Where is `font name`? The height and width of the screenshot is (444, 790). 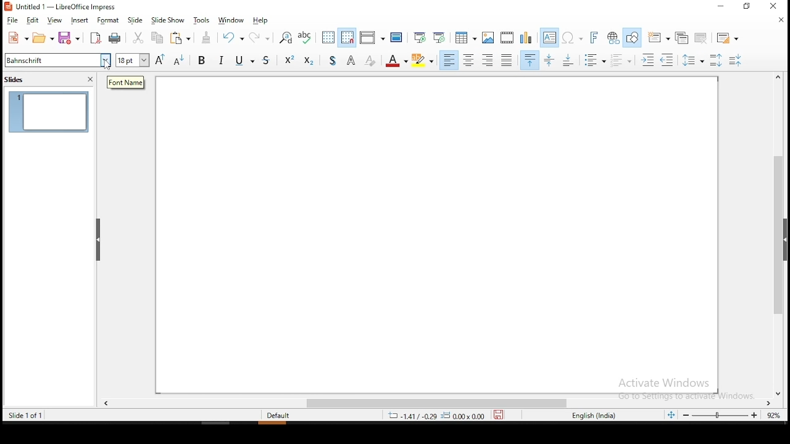 font name is located at coordinates (127, 83).